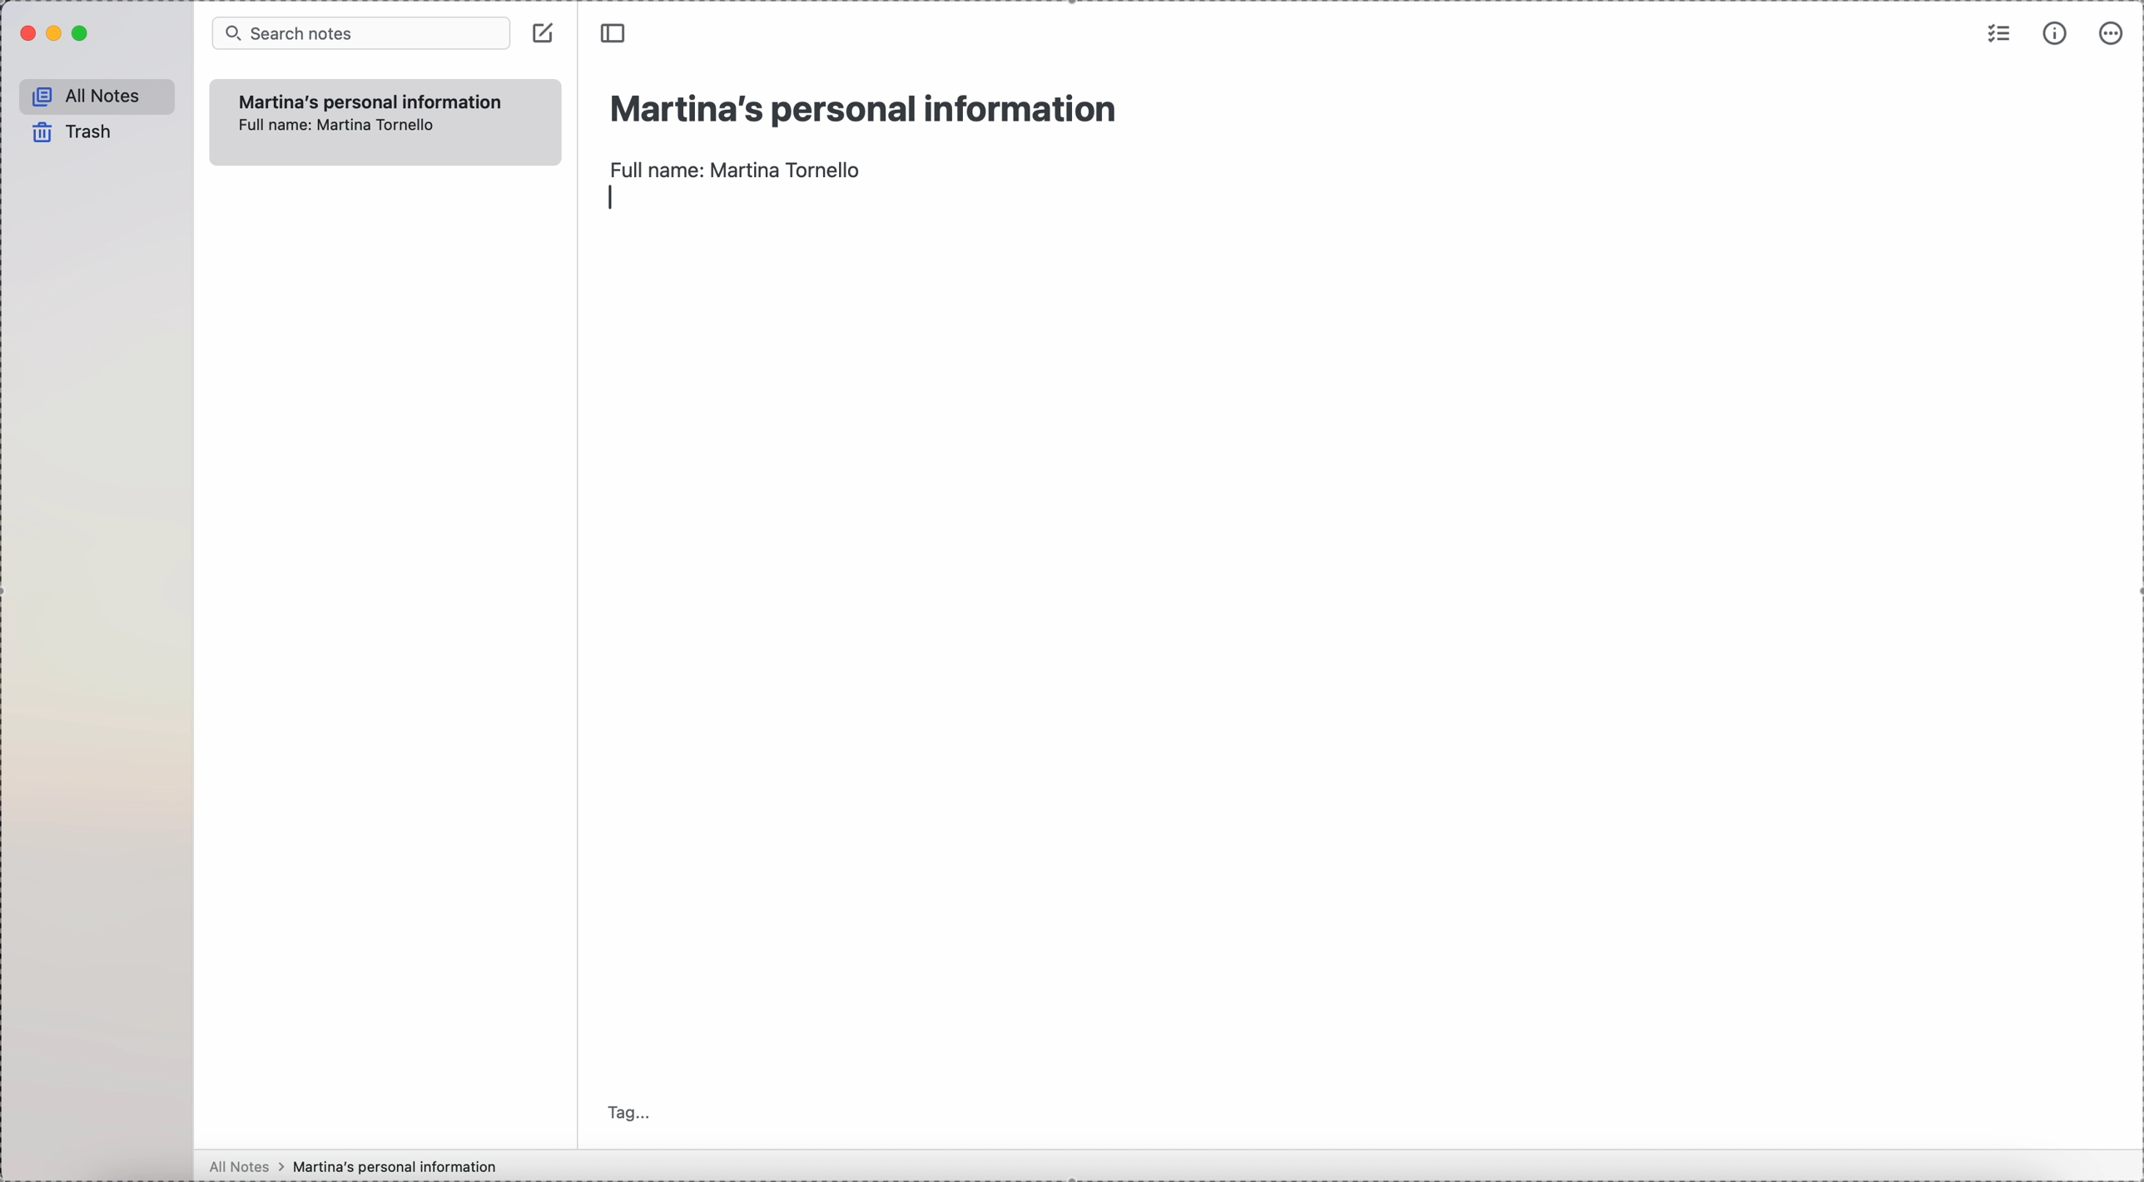  Describe the element at coordinates (362, 33) in the screenshot. I see `search bar` at that location.